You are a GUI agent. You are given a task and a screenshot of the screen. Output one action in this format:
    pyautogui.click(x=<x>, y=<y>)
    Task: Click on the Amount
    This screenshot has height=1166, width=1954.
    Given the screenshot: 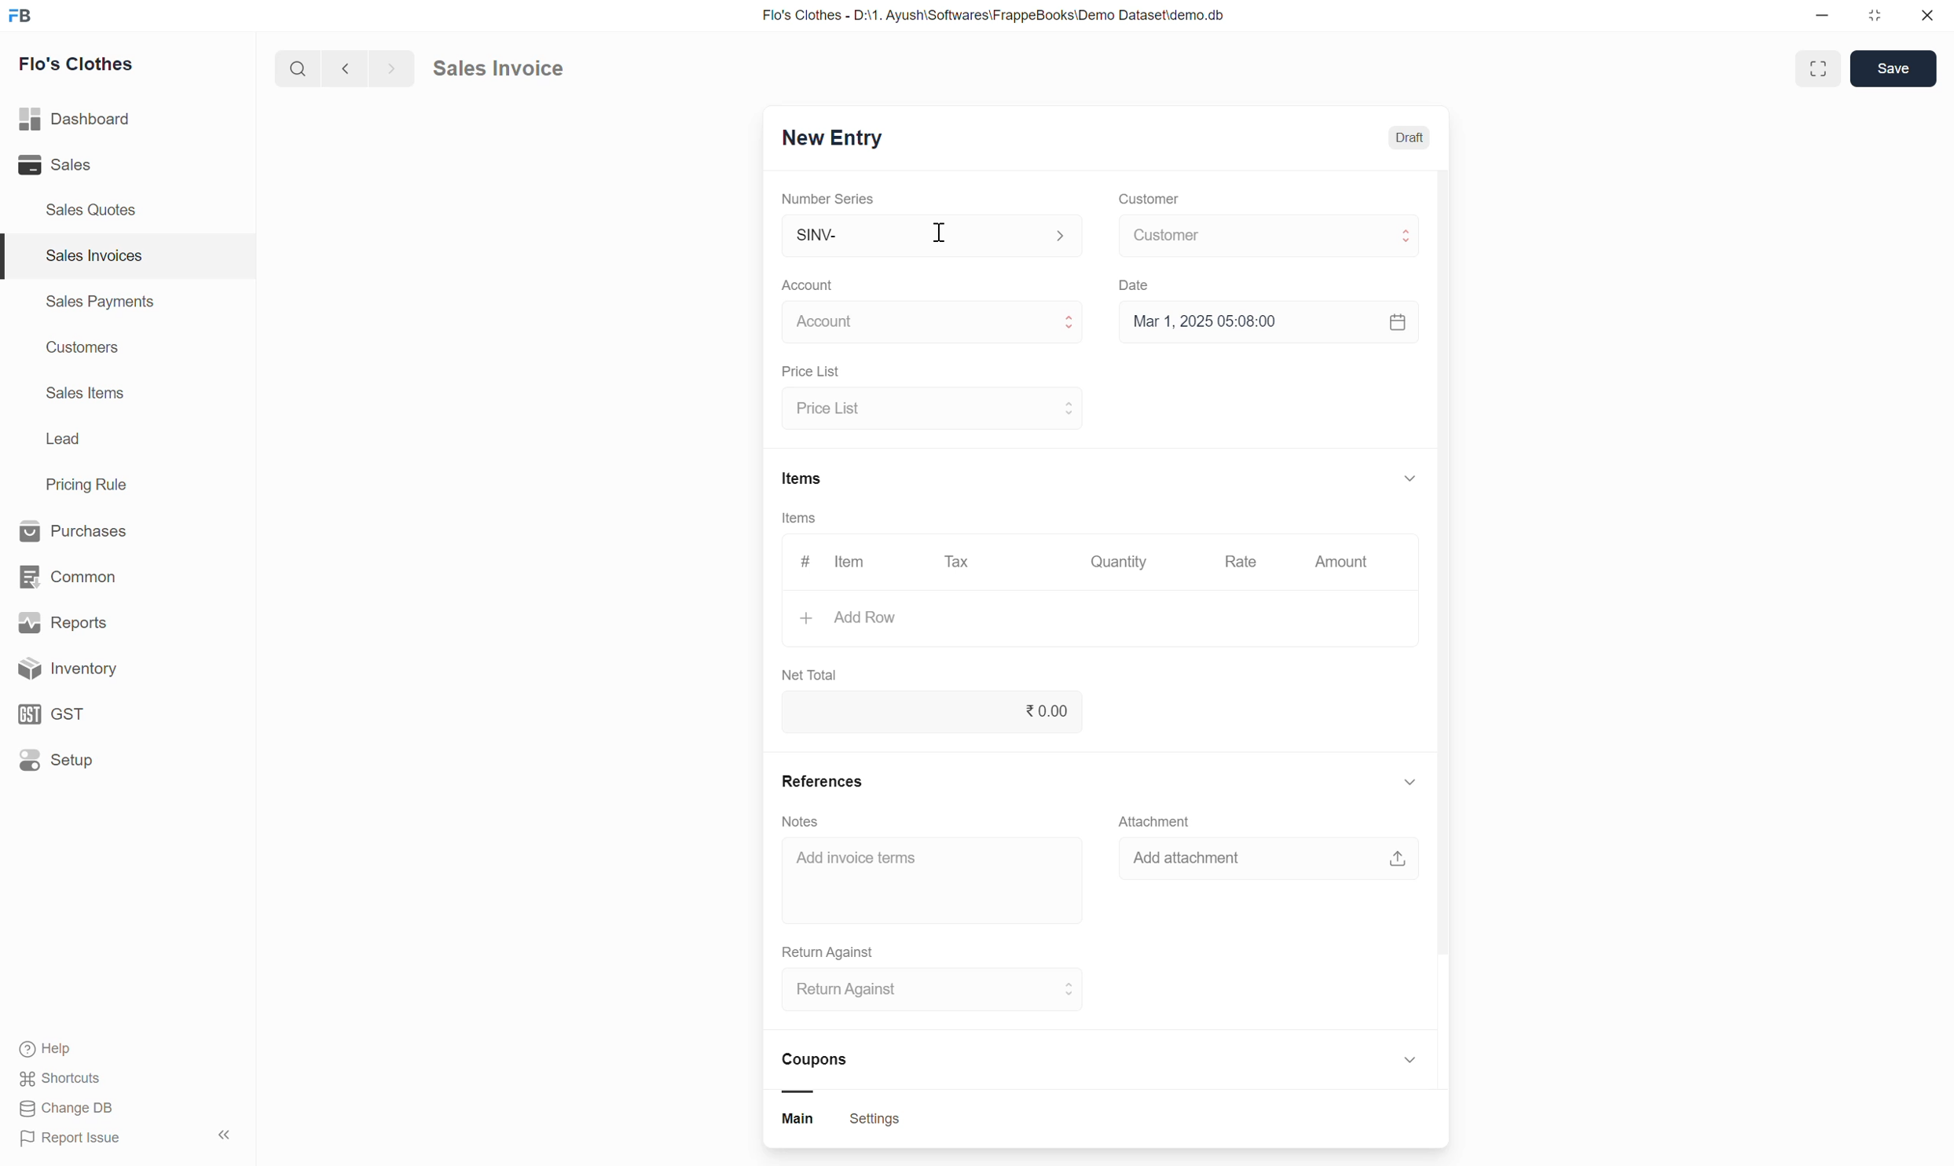 What is the action you would take?
    pyautogui.click(x=1340, y=563)
    